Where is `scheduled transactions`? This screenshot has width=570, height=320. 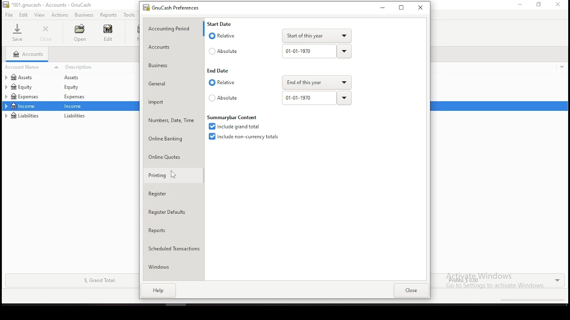 scheduled transactions is located at coordinates (175, 249).